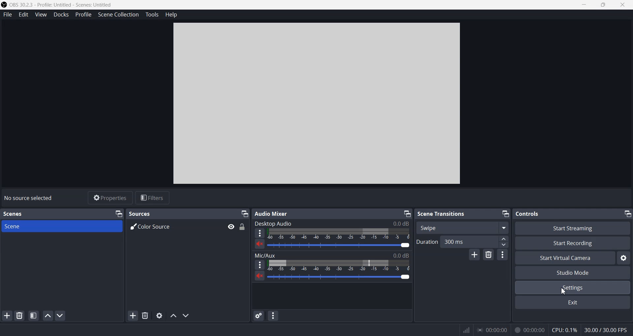 The image size is (633, 336). Describe the element at coordinates (572, 273) in the screenshot. I see `Studio Mode` at that location.